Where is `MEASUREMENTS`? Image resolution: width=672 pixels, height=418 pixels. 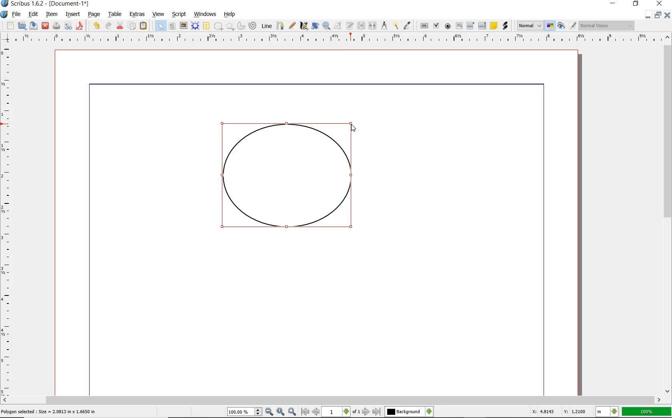
MEASUREMENTS is located at coordinates (384, 26).